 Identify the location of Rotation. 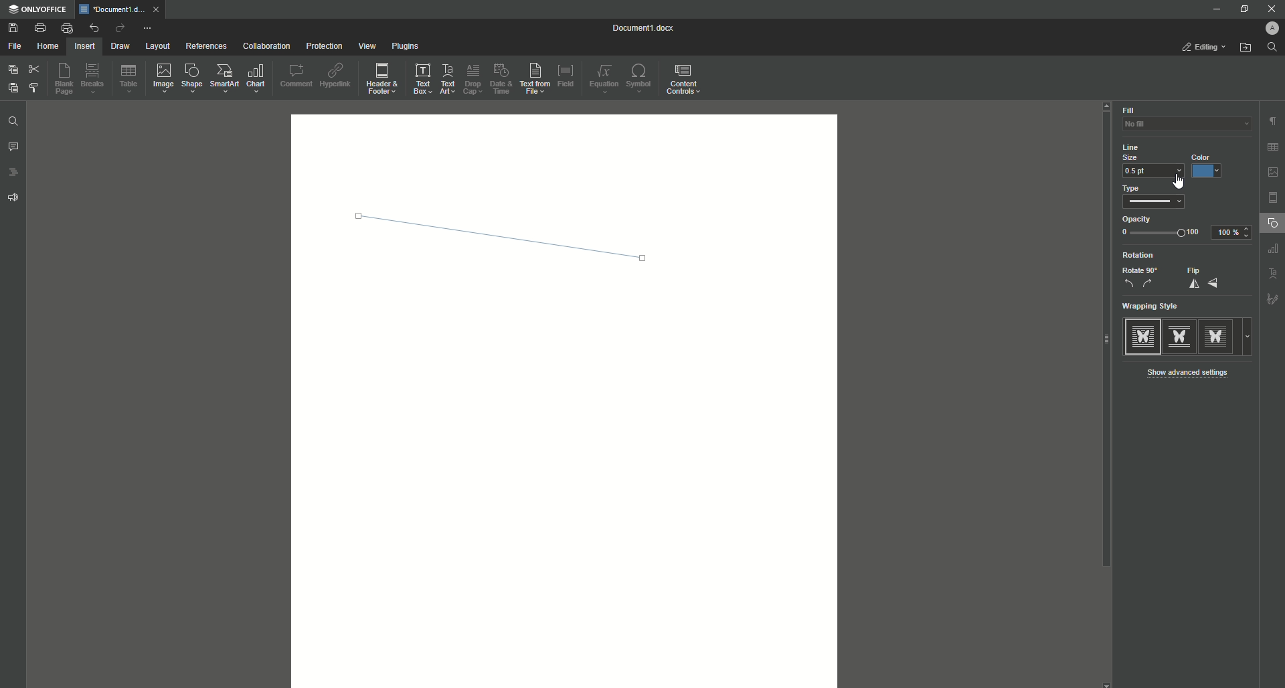
(1136, 255).